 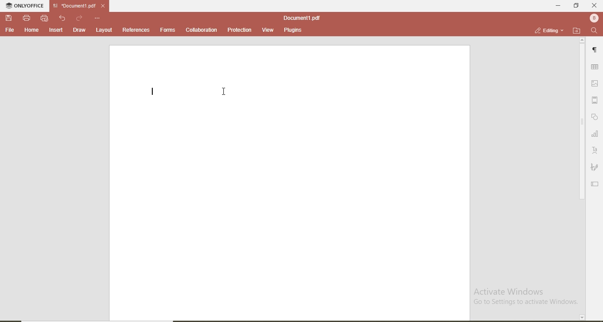 What do you see at coordinates (79, 16) in the screenshot?
I see `redo` at bounding box center [79, 16].